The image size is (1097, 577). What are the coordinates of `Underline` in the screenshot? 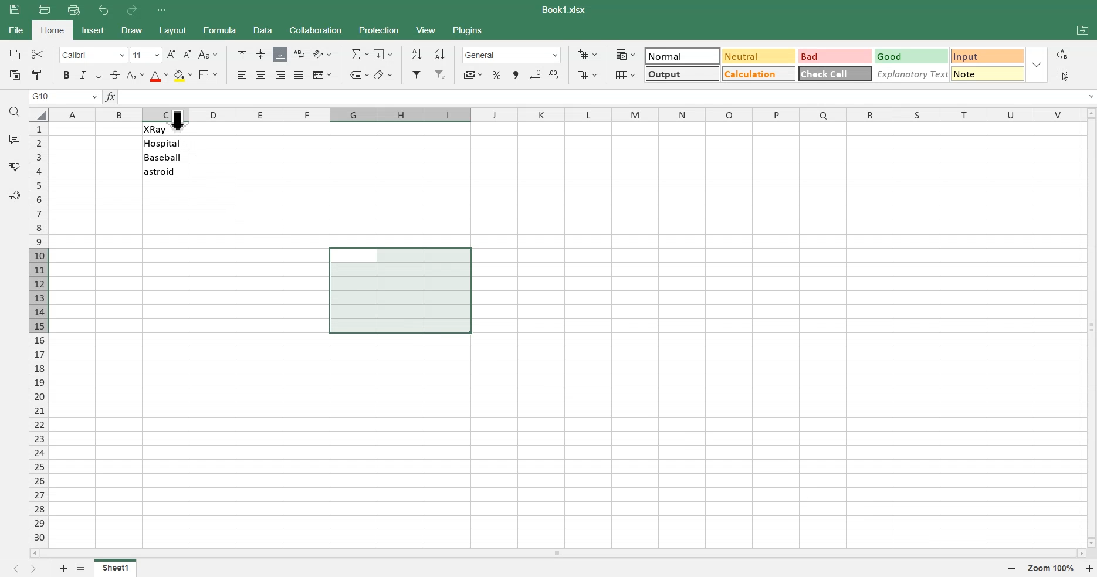 It's located at (100, 74).